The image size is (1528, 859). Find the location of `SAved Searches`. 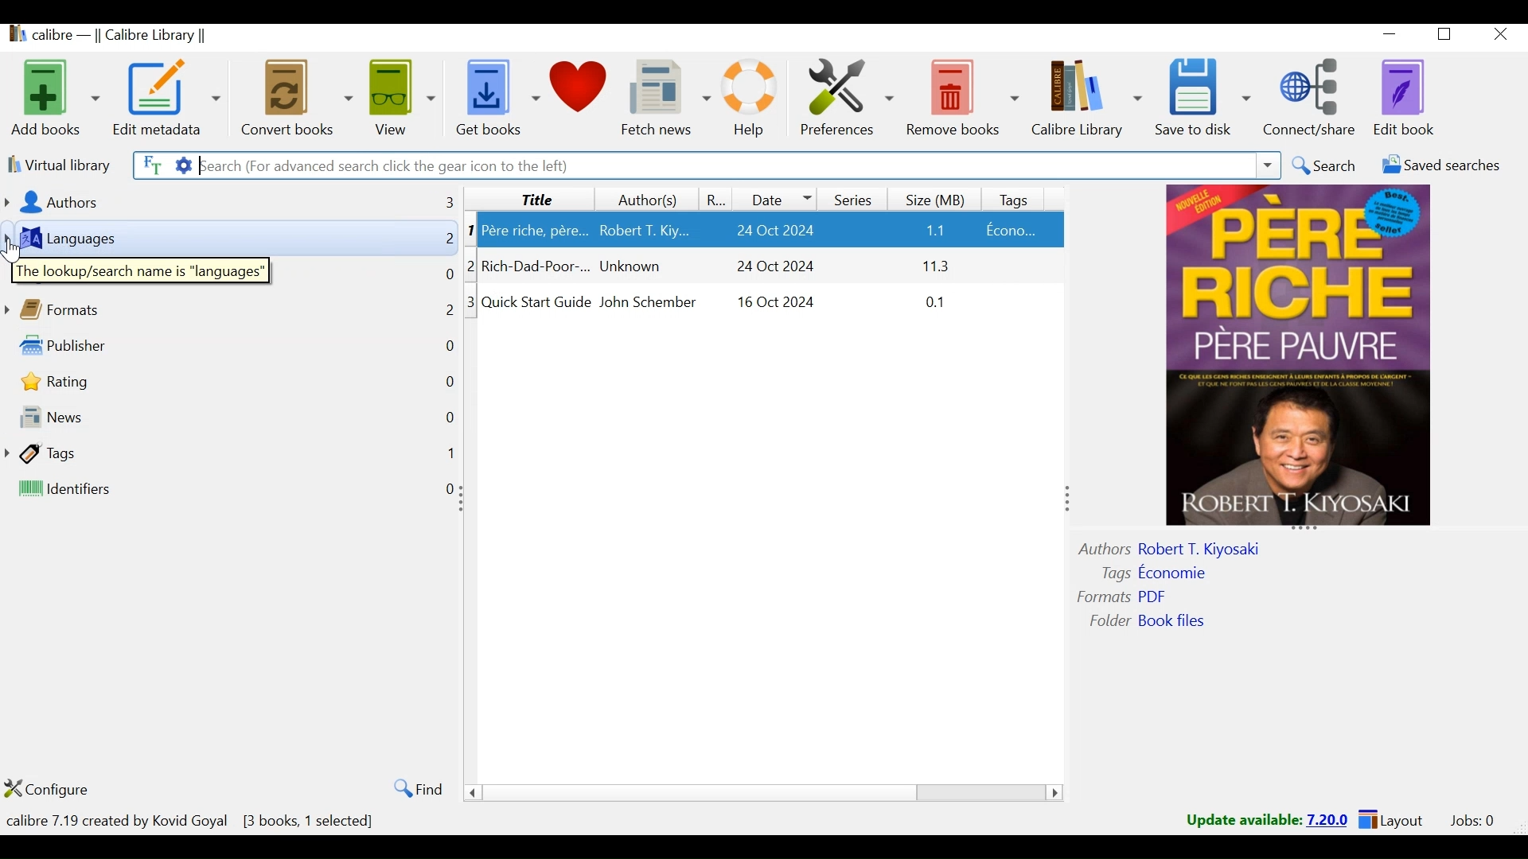

SAved Searches is located at coordinates (1436, 168).